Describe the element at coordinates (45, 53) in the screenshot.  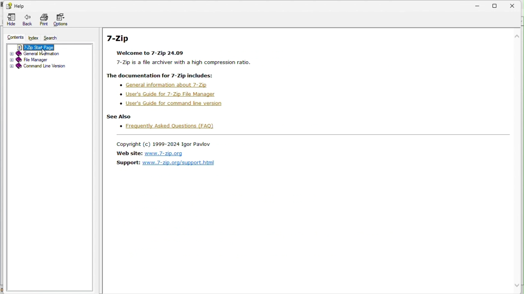
I see `cursor` at that location.